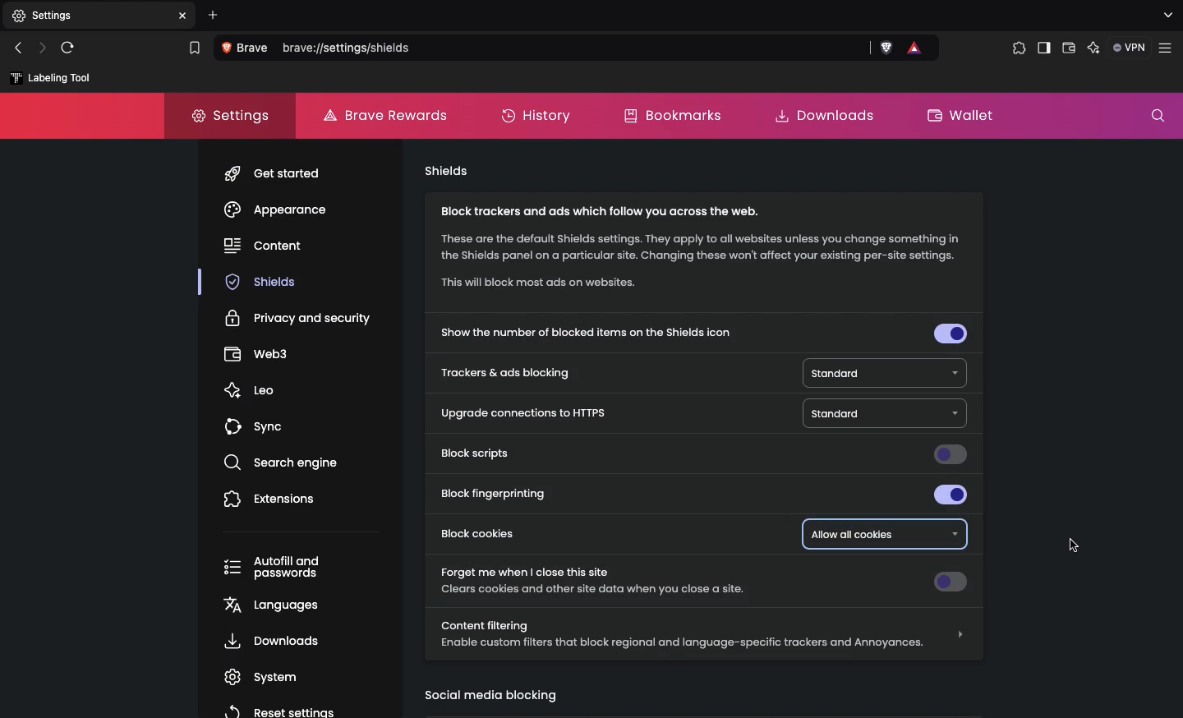 The image size is (1183, 718). I want to click on Sidebar, so click(1043, 49).